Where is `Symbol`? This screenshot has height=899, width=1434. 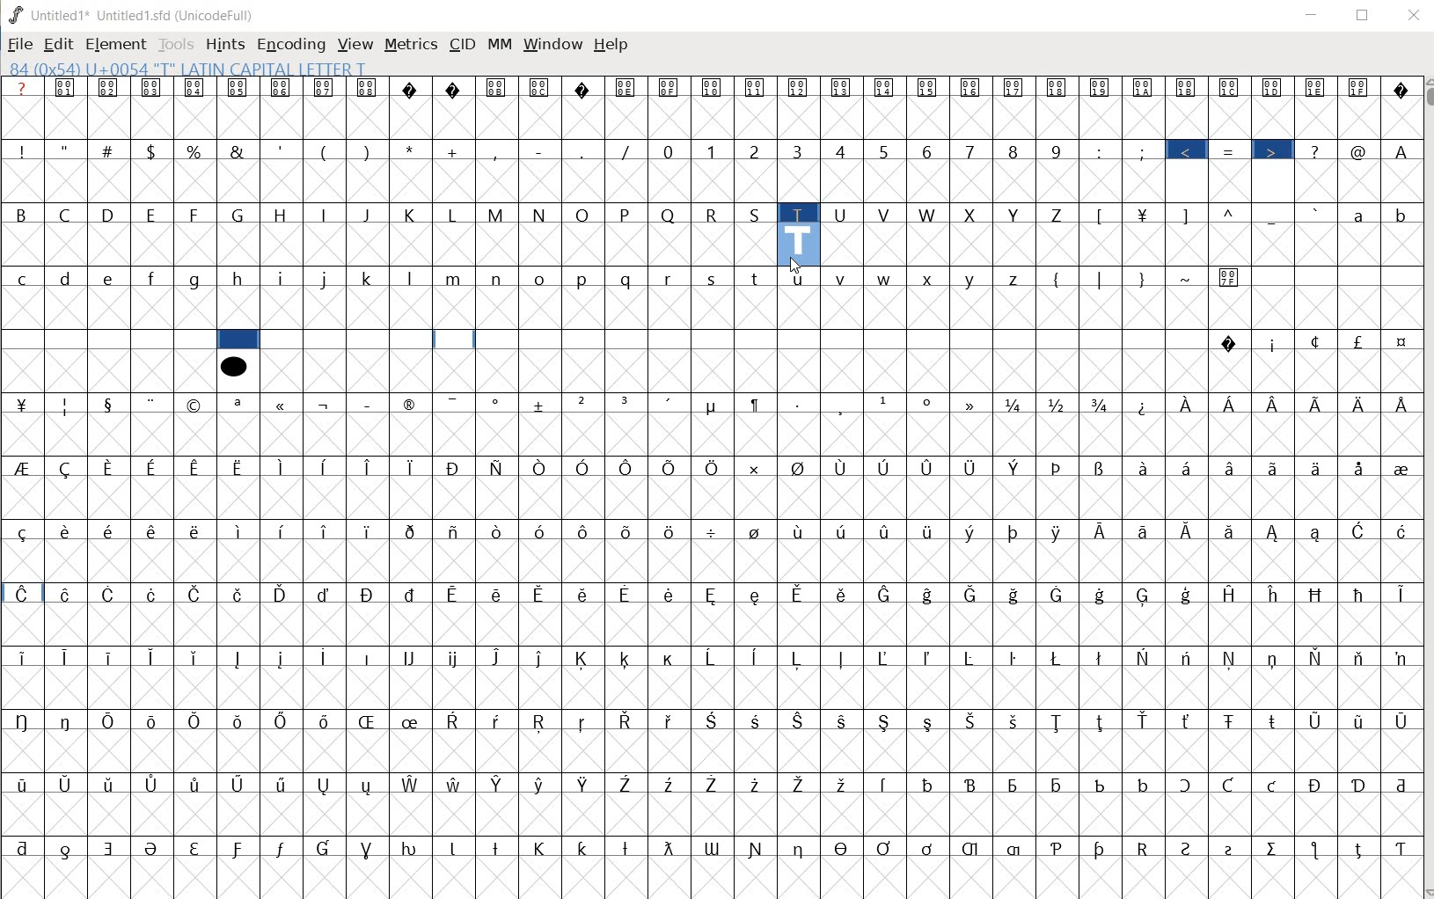
Symbol is located at coordinates (886, 720).